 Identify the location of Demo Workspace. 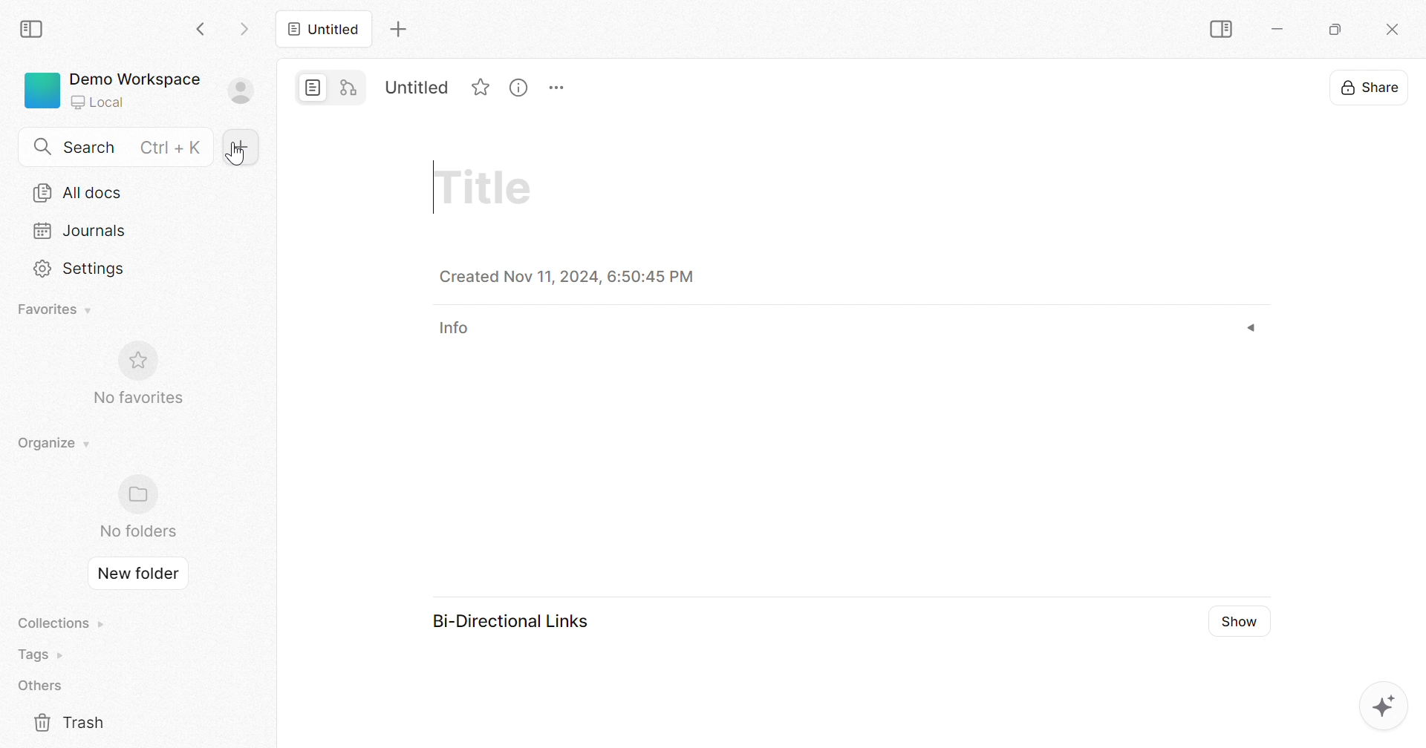
(136, 78).